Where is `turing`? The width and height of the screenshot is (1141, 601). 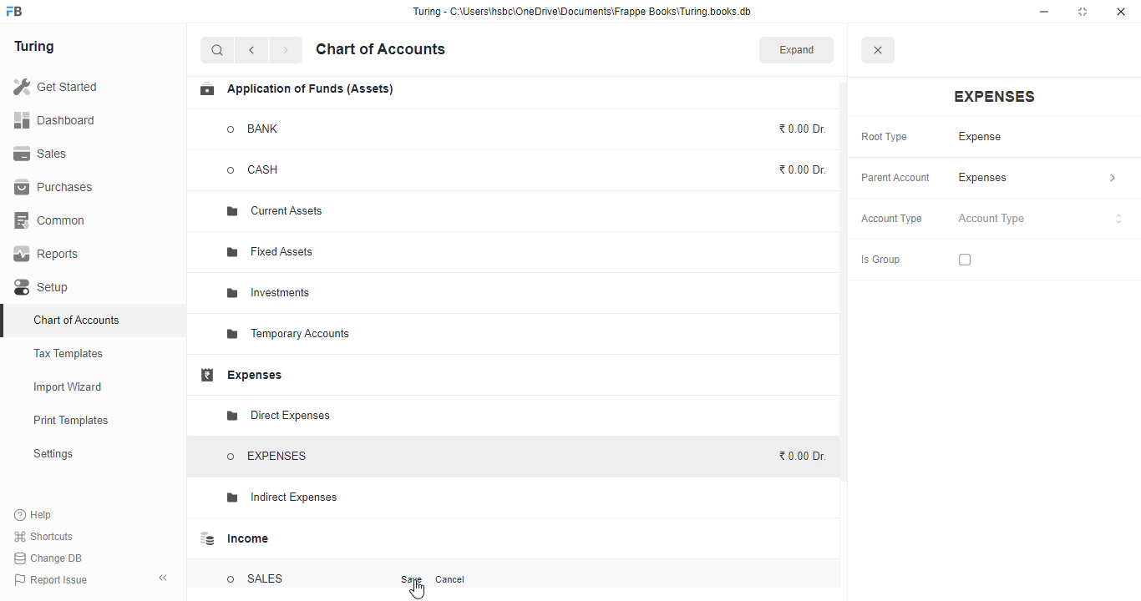 turing is located at coordinates (33, 47).